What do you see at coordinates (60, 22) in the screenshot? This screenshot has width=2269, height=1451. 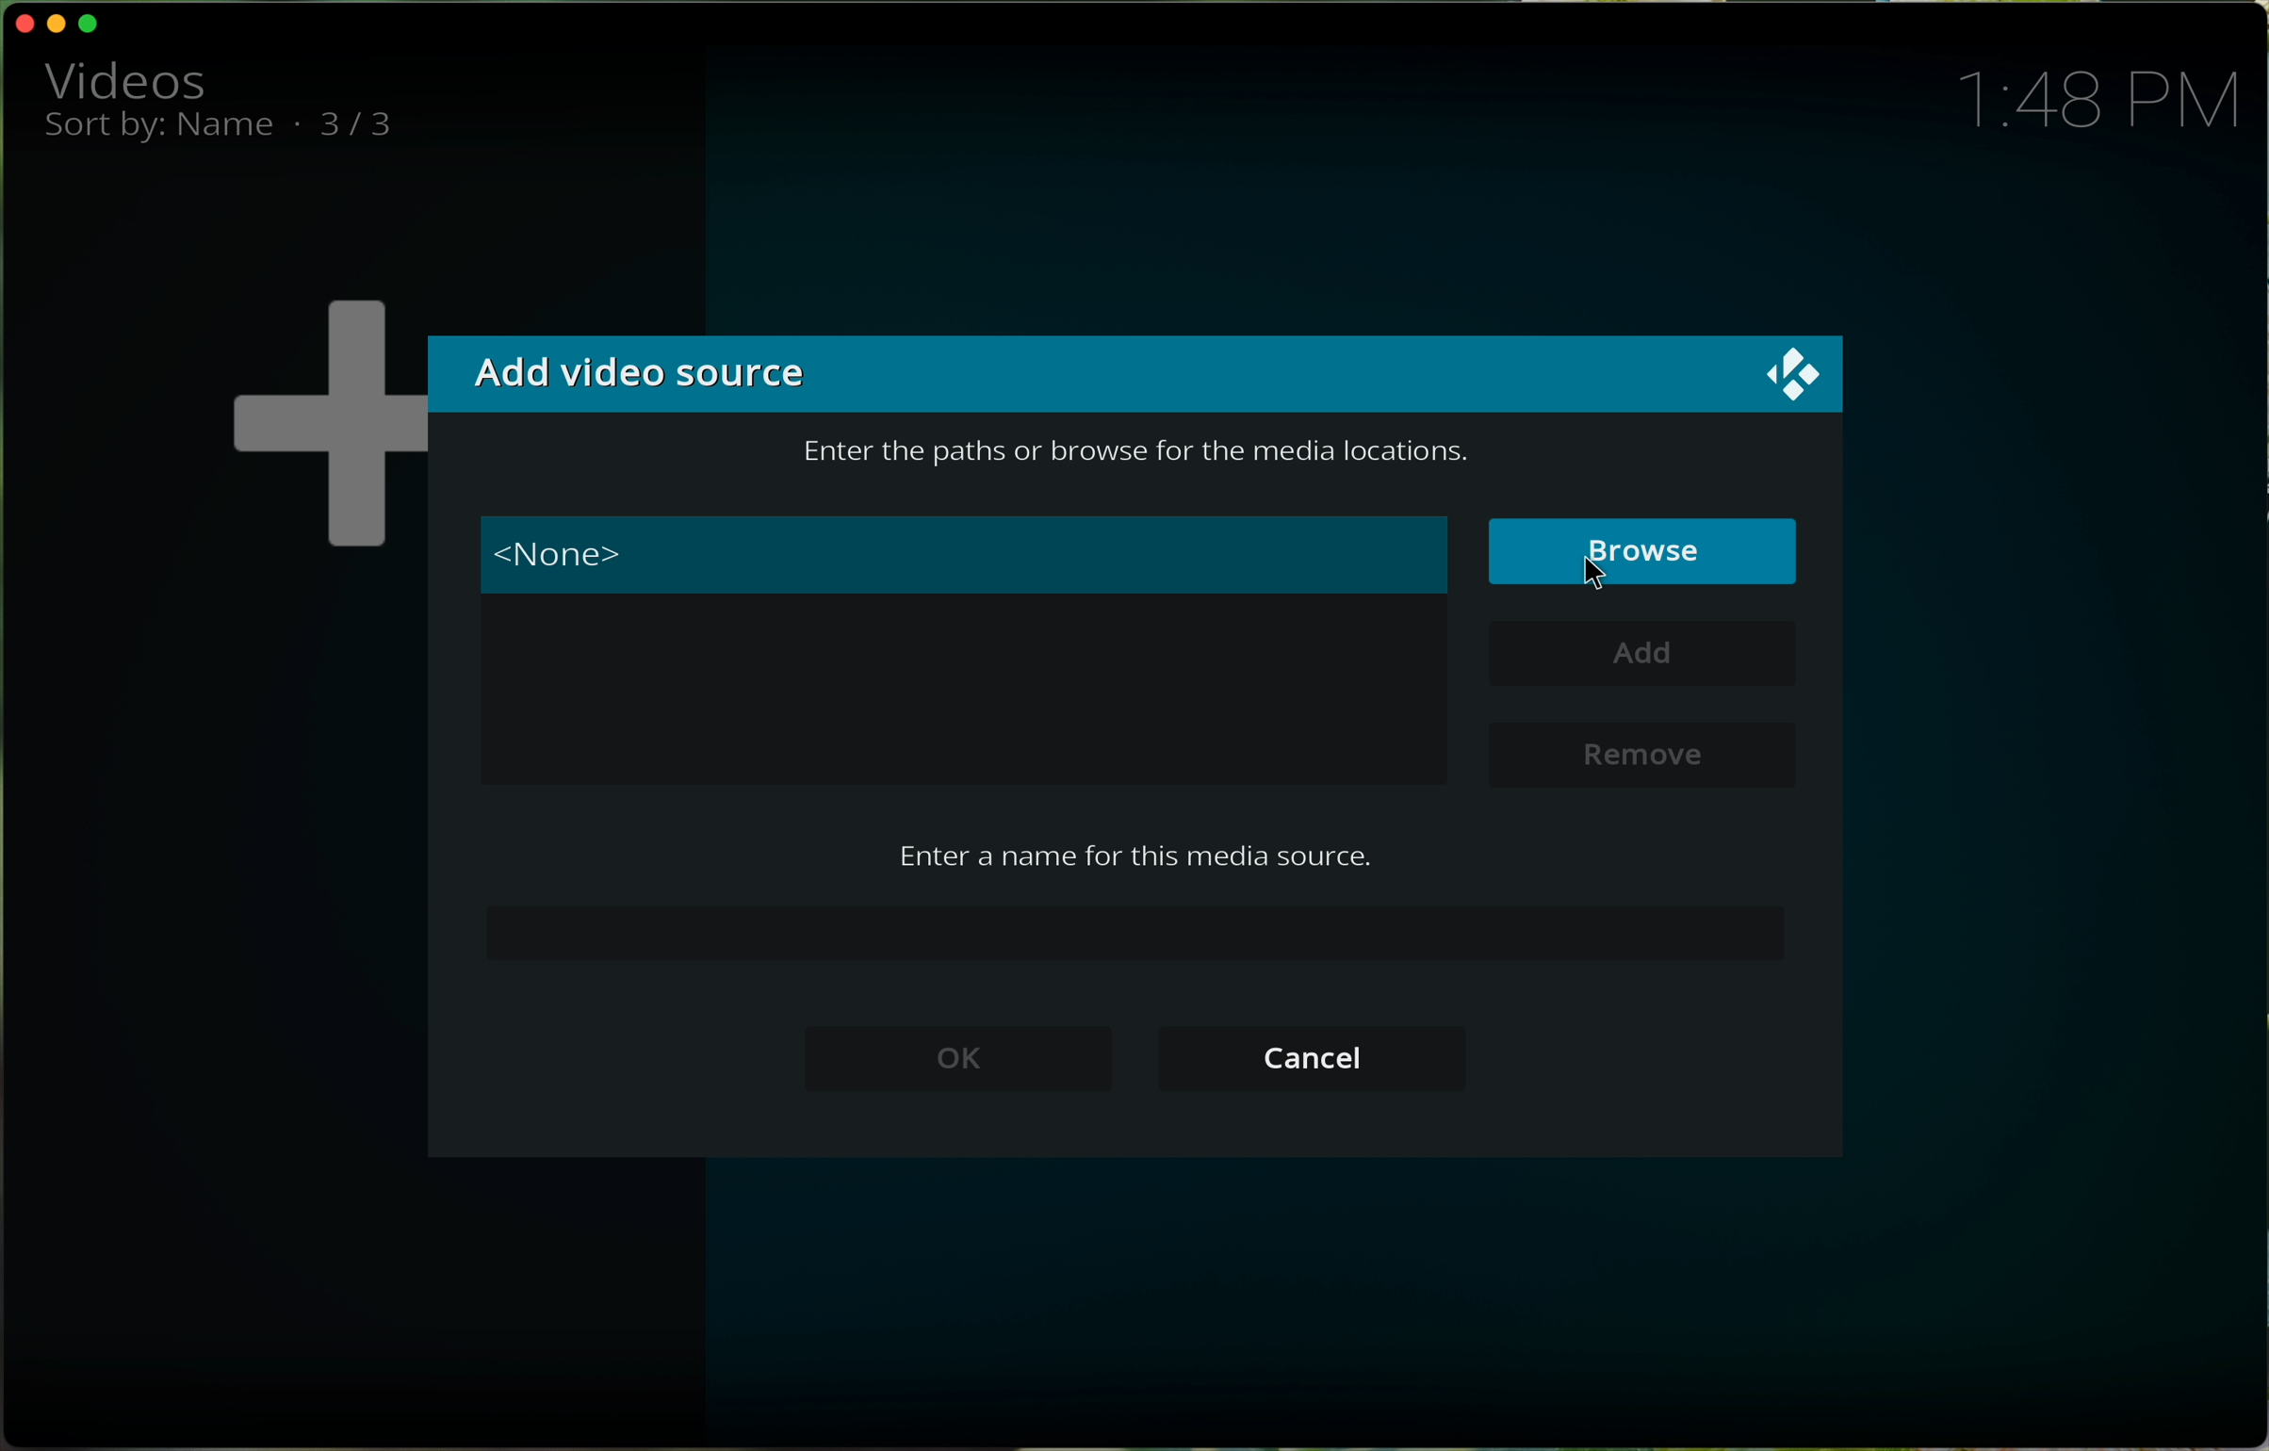 I see `minimise` at bounding box center [60, 22].